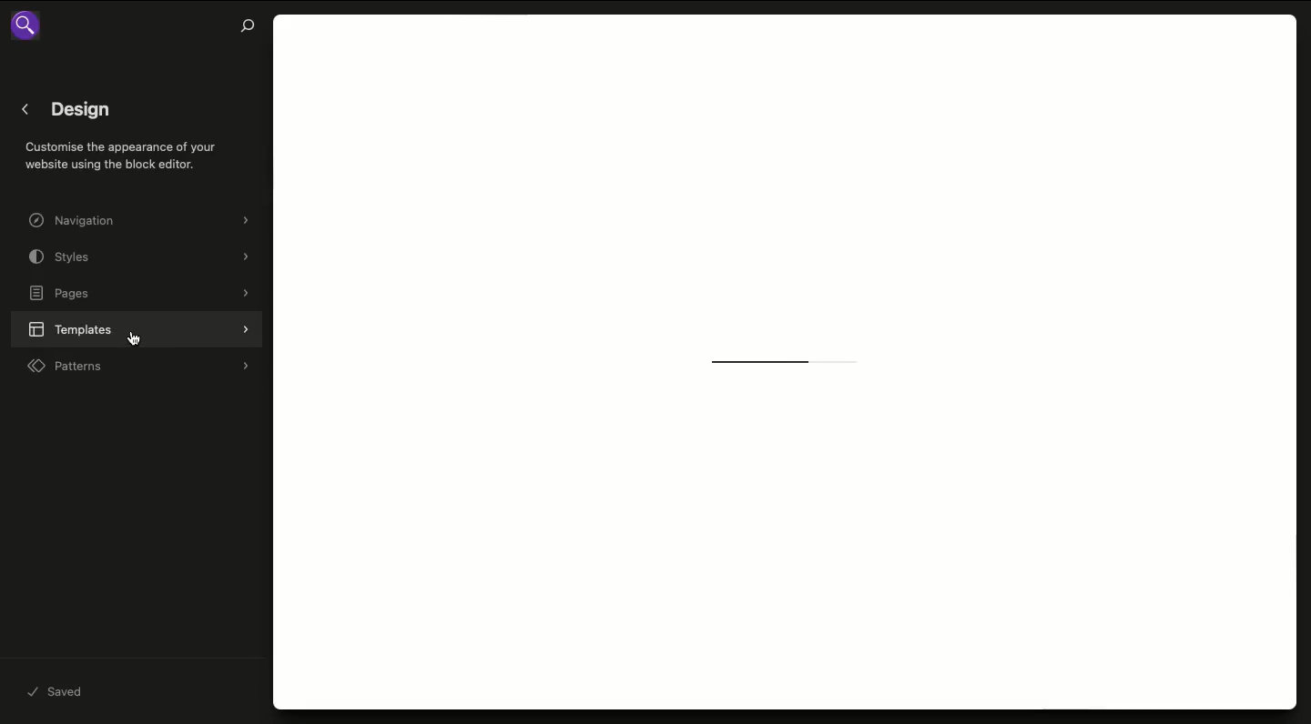  Describe the element at coordinates (145, 220) in the screenshot. I see `Navigation` at that location.